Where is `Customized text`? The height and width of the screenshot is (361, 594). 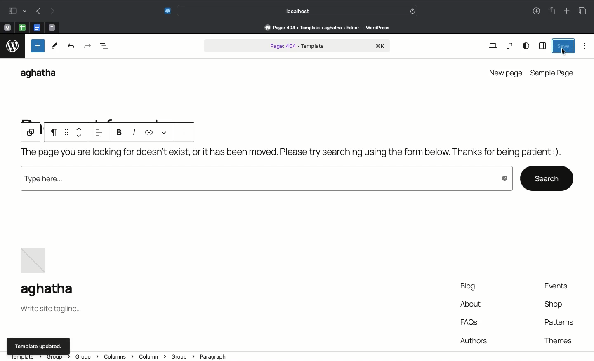 Customized text is located at coordinates (511, 153).